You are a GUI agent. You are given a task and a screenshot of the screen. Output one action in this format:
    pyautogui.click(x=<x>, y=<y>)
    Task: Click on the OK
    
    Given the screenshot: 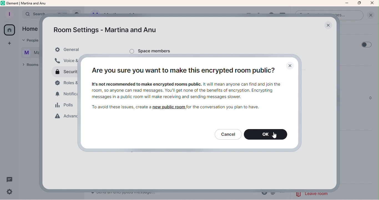 What is the action you would take?
    pyautogui.click(x=269, y=135)
    